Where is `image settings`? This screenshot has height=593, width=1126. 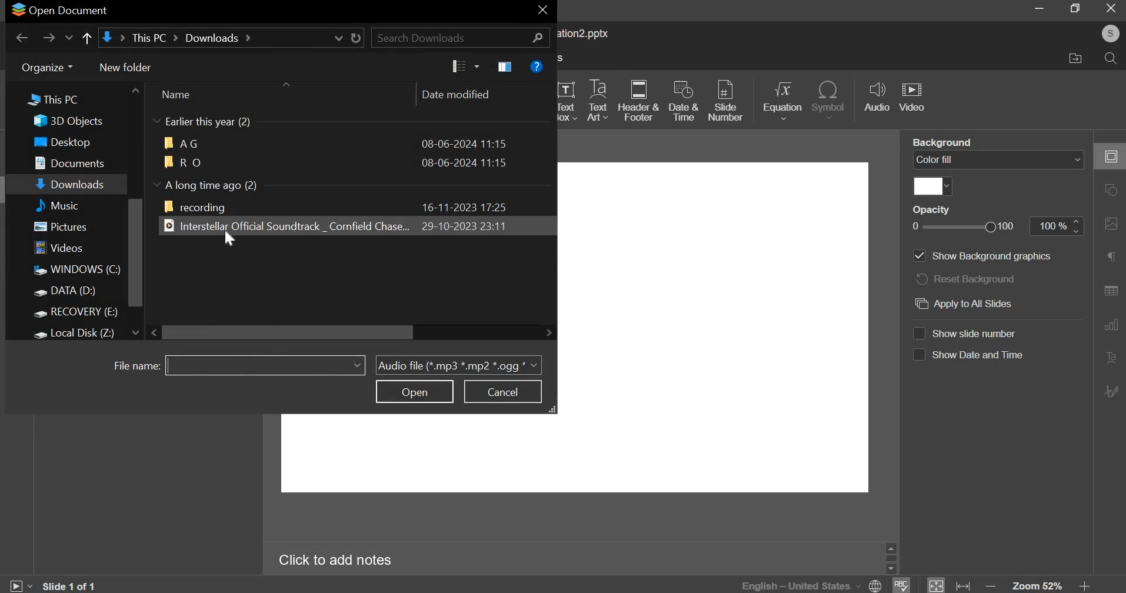 image settings is located at coordinates (1112, 224).